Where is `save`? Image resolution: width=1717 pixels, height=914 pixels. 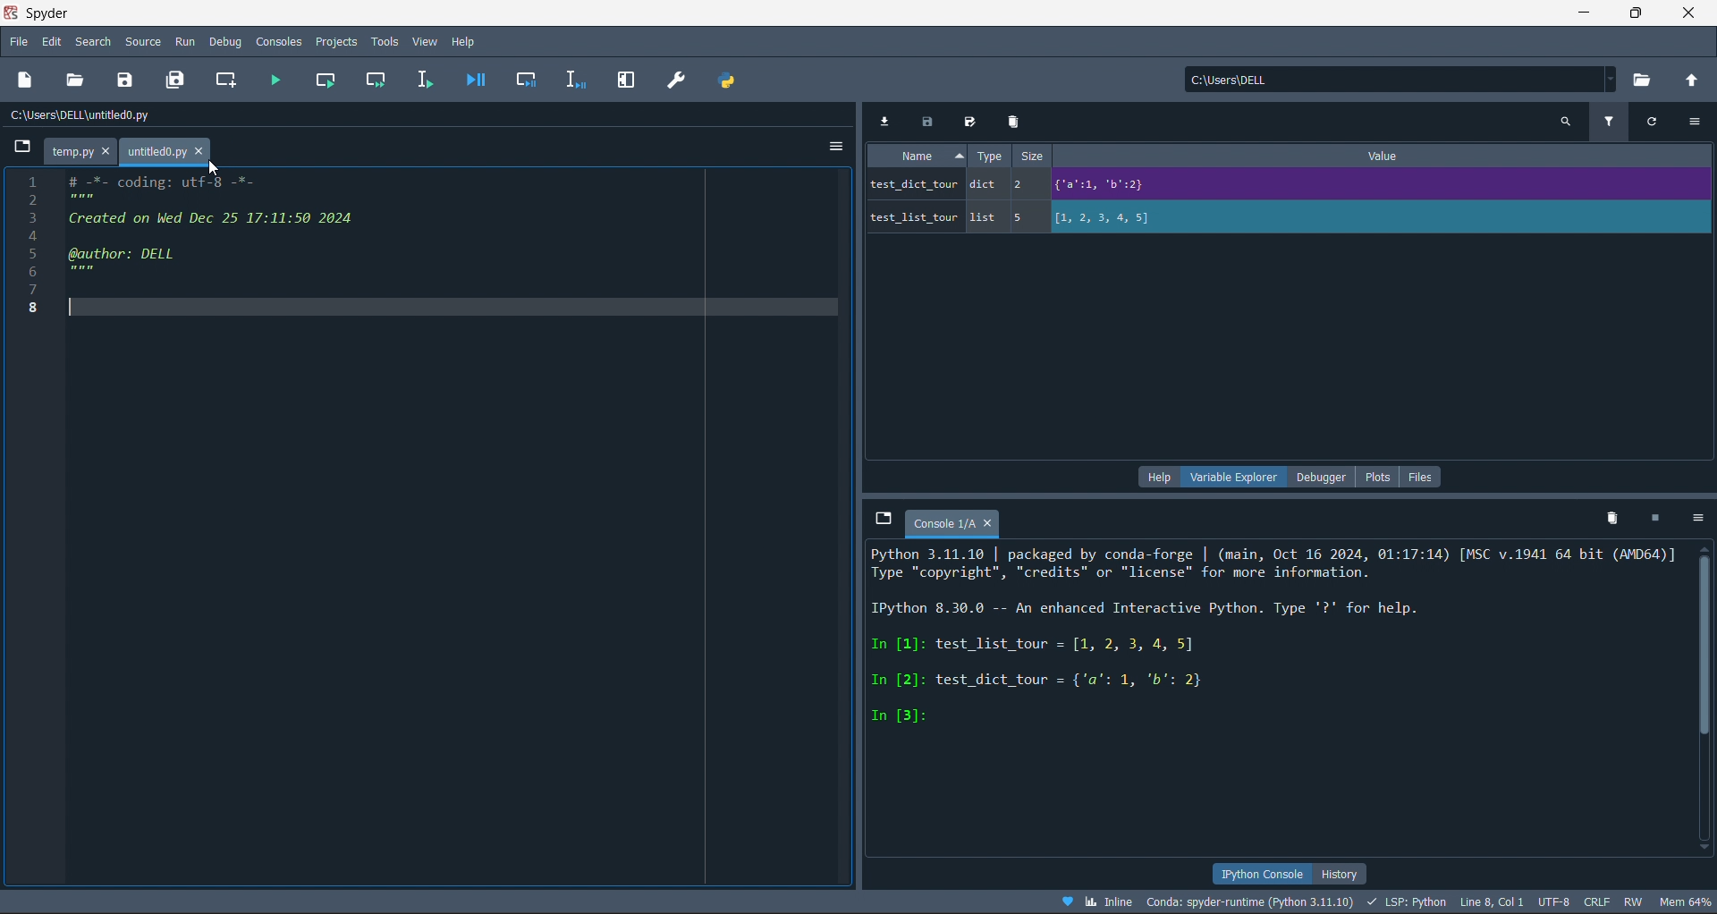
save is located at coordinates (129, 78).